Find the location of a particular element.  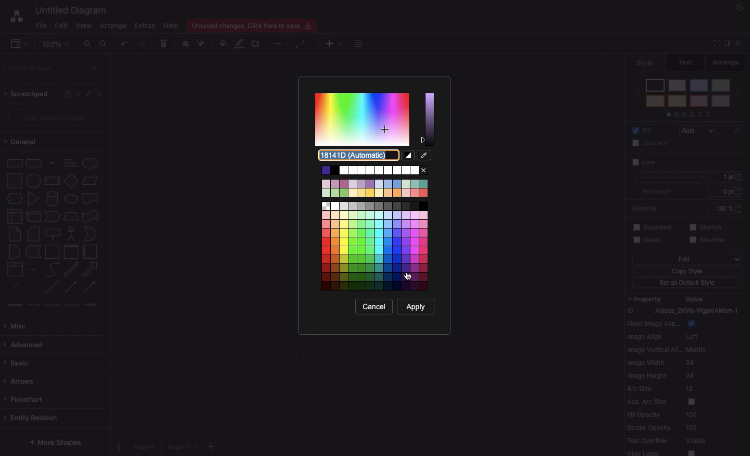

Undo is located at coordinates (124, 43).